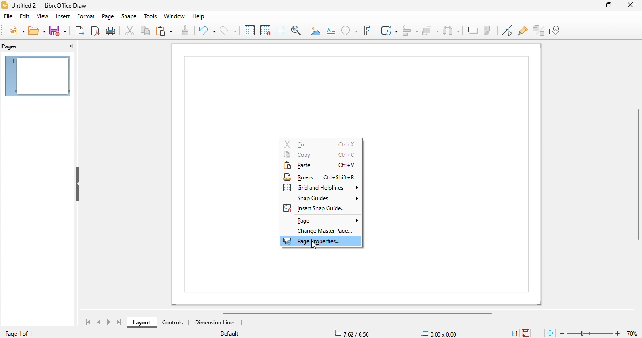 The height and width of the screenshot is (338, 642). What do you see at coordinates (321, 188) in the screenshot?
I see `grid and helplines` at bounding box center [321, 188].